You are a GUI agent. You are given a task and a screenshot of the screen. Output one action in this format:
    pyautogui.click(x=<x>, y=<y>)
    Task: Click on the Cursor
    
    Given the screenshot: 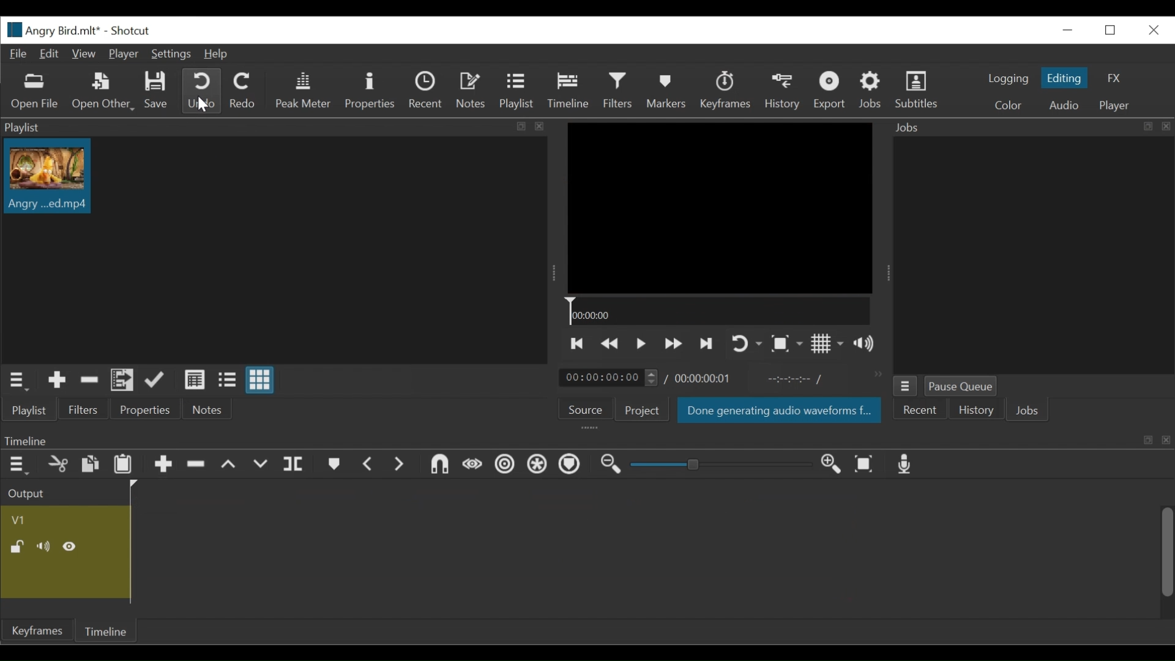 What is the action you would take?
    pyautogui.click(x=201, y=105)
    